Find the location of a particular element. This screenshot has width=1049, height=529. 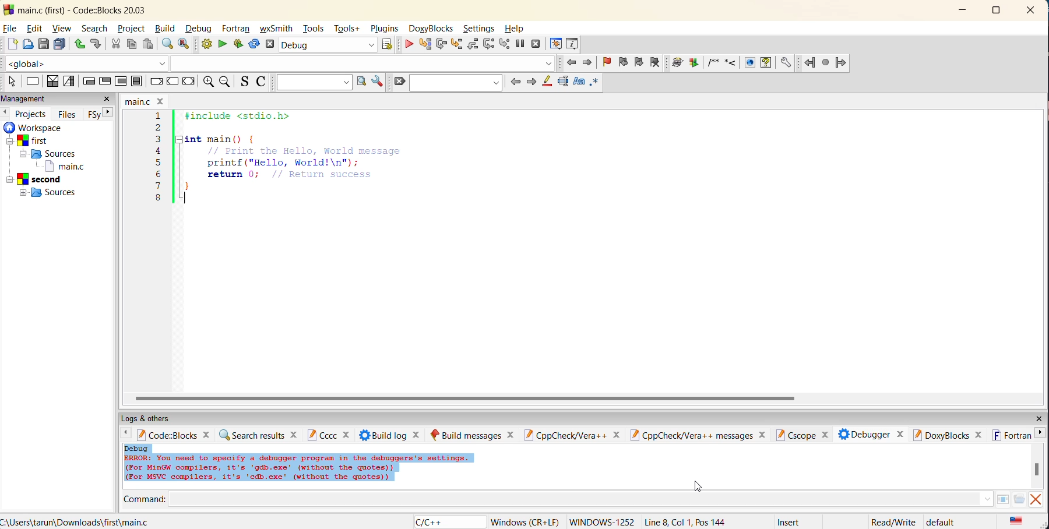

decision is located at coordinates (51, 82).